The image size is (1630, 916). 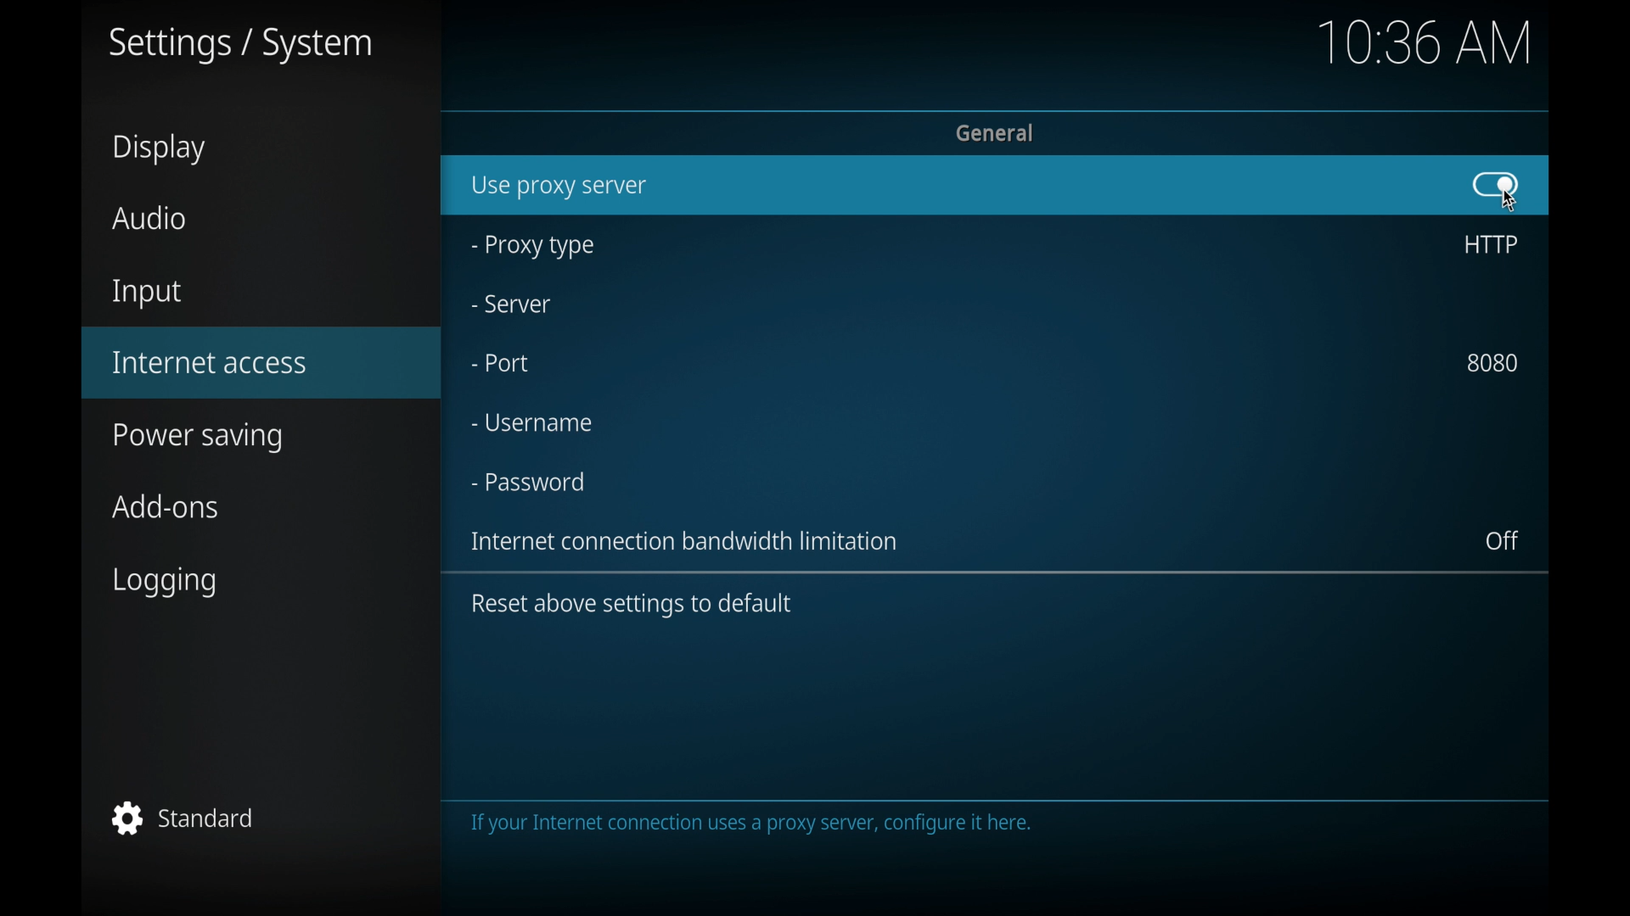 I want to click on general, so click(x=997, y=131).